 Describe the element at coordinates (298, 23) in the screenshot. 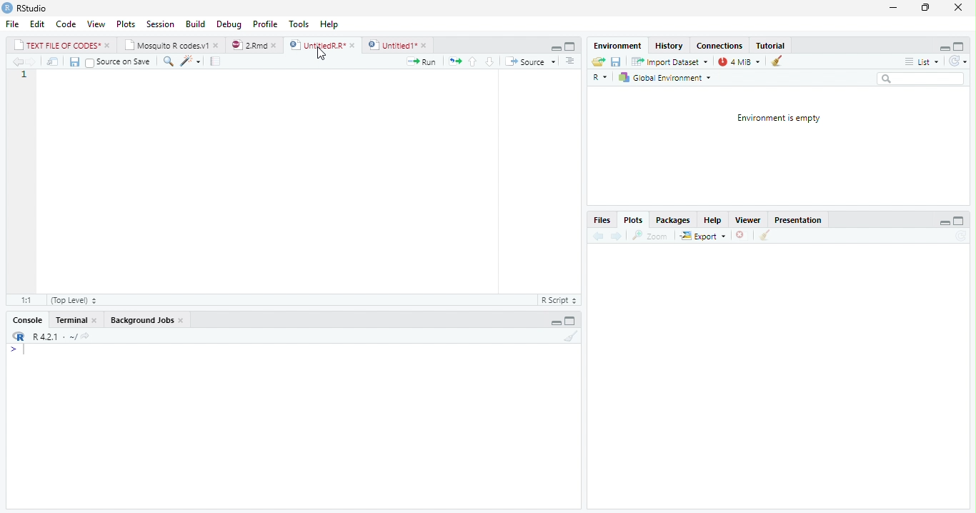

I see `Tools` at that location.